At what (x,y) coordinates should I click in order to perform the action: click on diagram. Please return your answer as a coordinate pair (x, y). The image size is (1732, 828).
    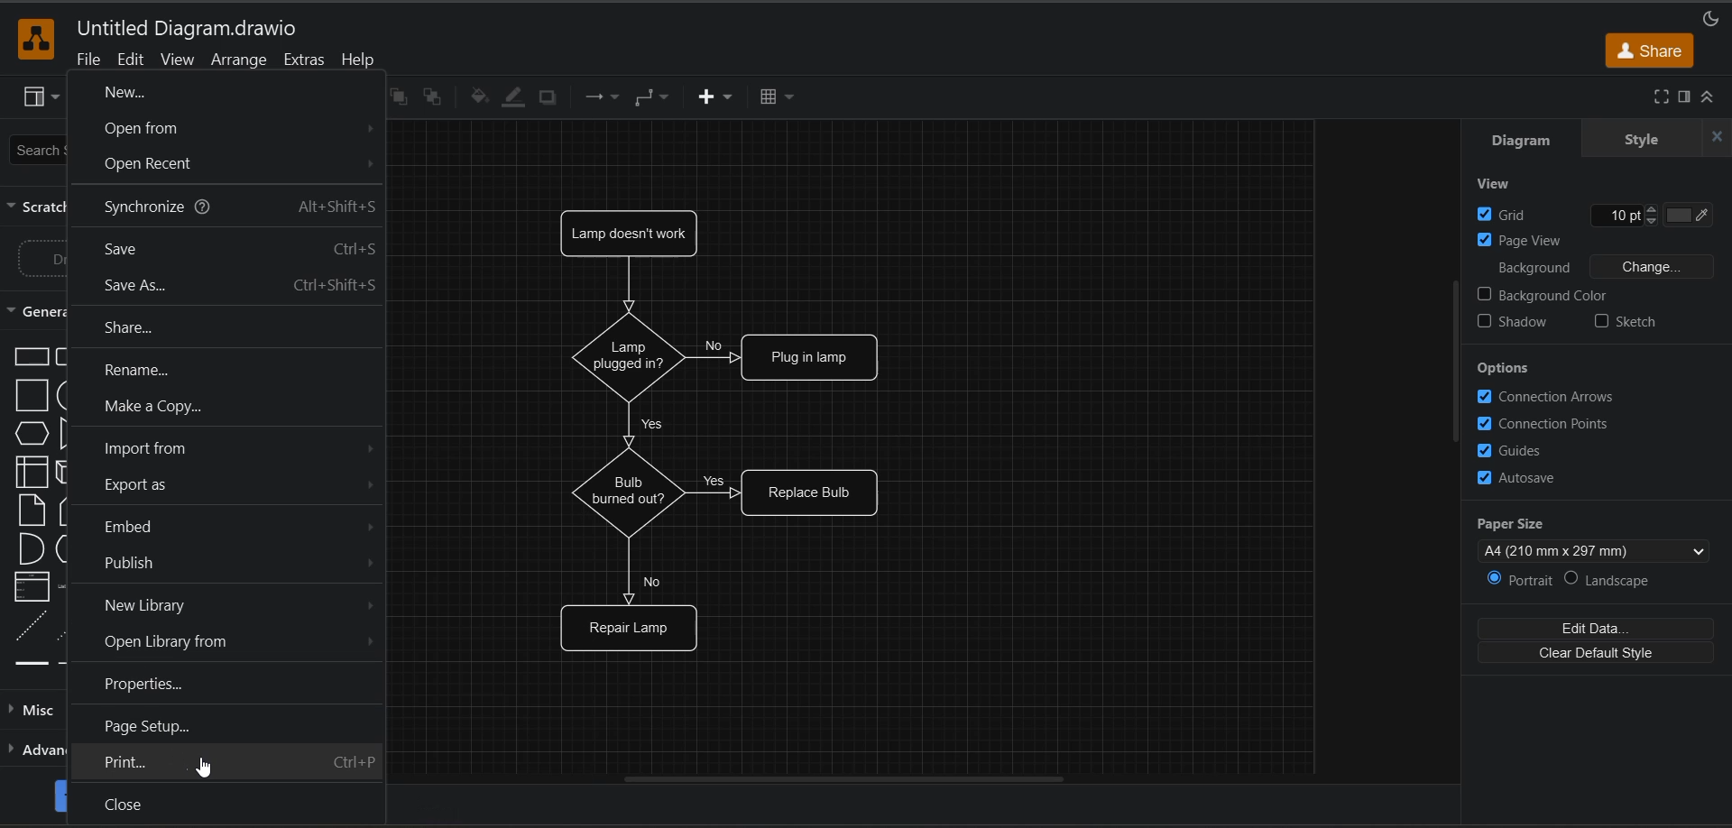
    Looking at the image, I should click on (1525, 138).